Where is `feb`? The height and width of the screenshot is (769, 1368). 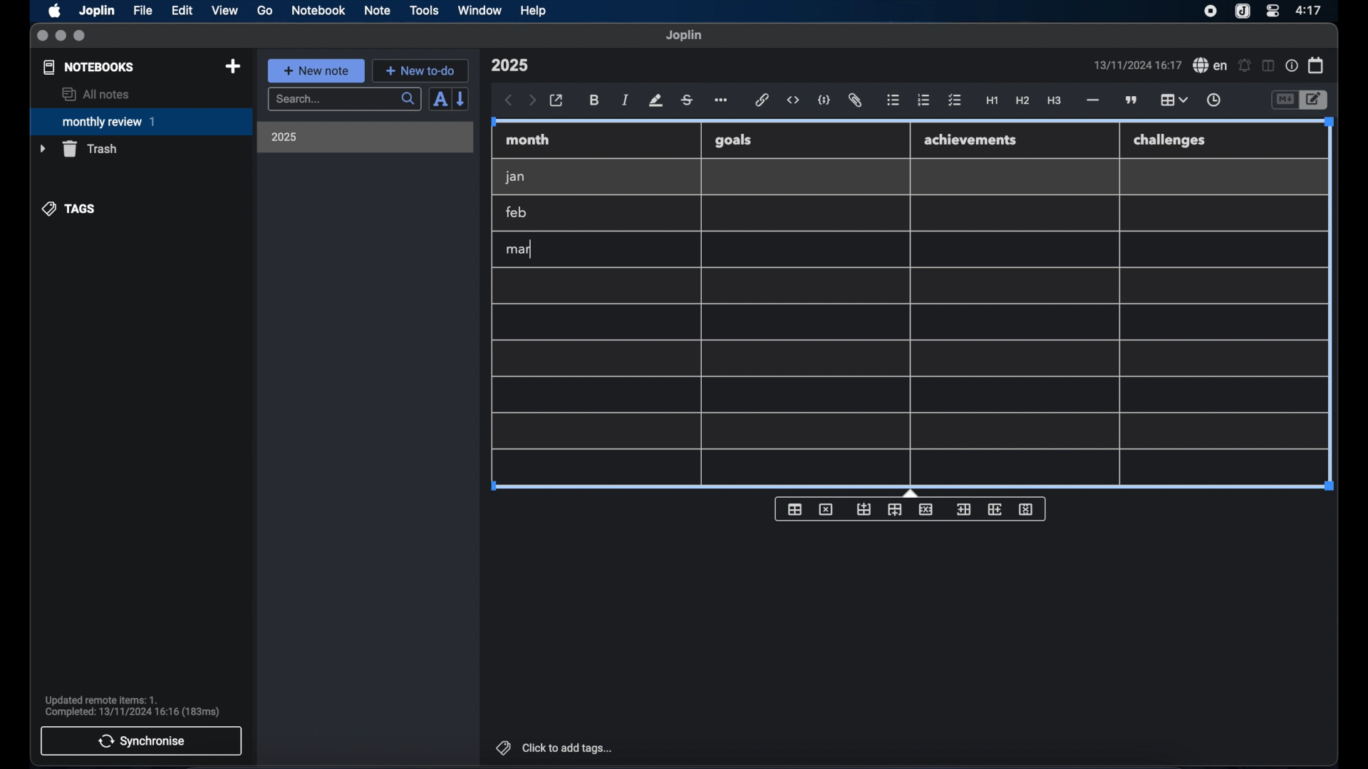 feb is located at coordinates (517, 212).